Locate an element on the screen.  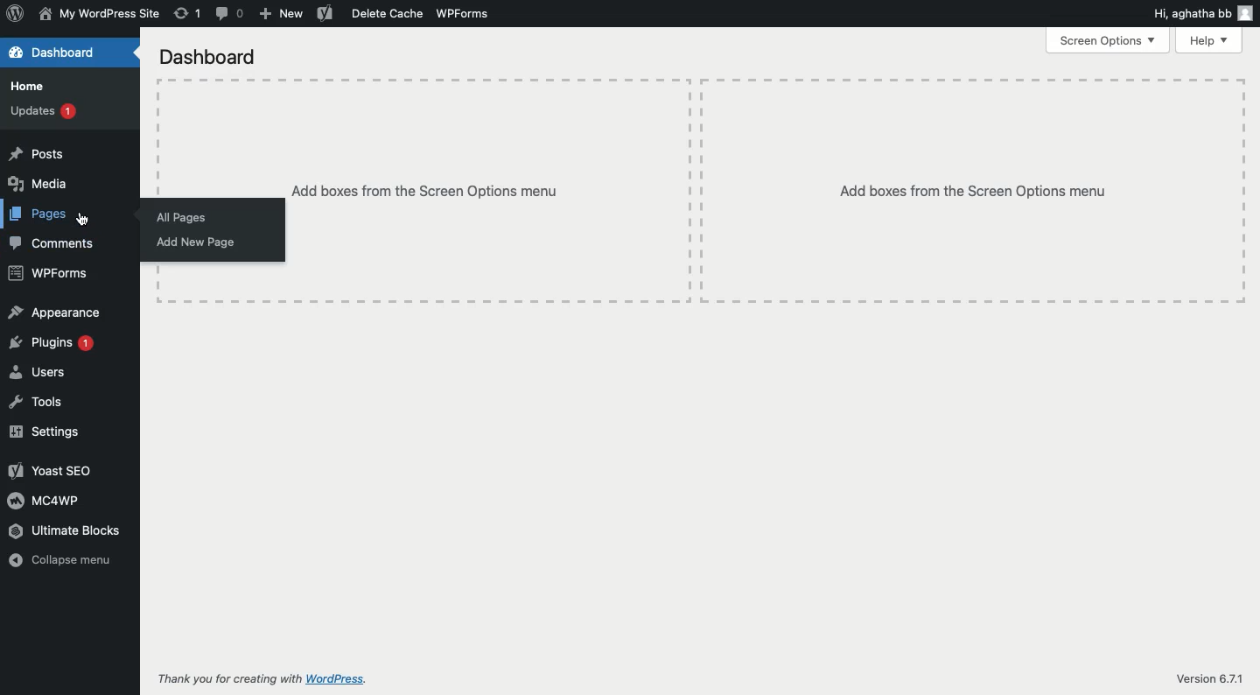
Home is located at coordinates (27, 86).